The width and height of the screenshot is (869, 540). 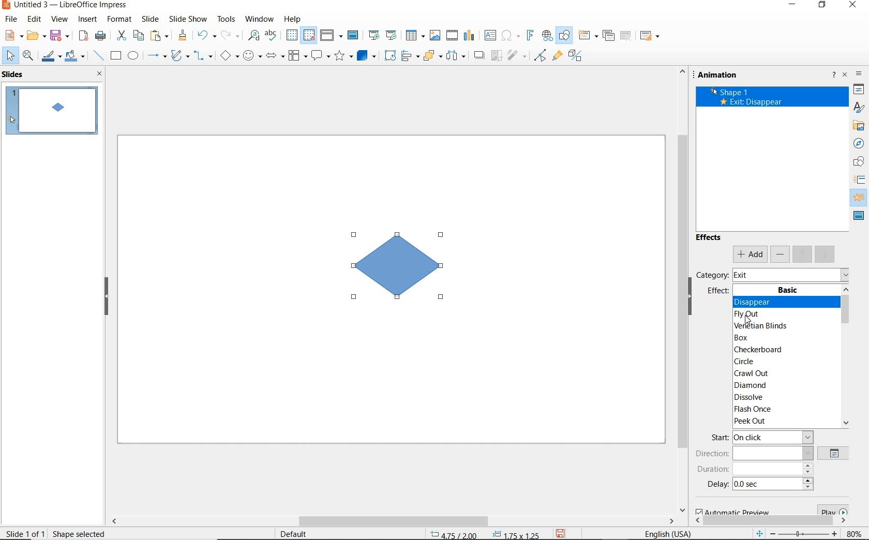 What do you see at coordinates (845, 77) in the screenshot?
I see `close sidebar deck` at bounding box center [845, 77].